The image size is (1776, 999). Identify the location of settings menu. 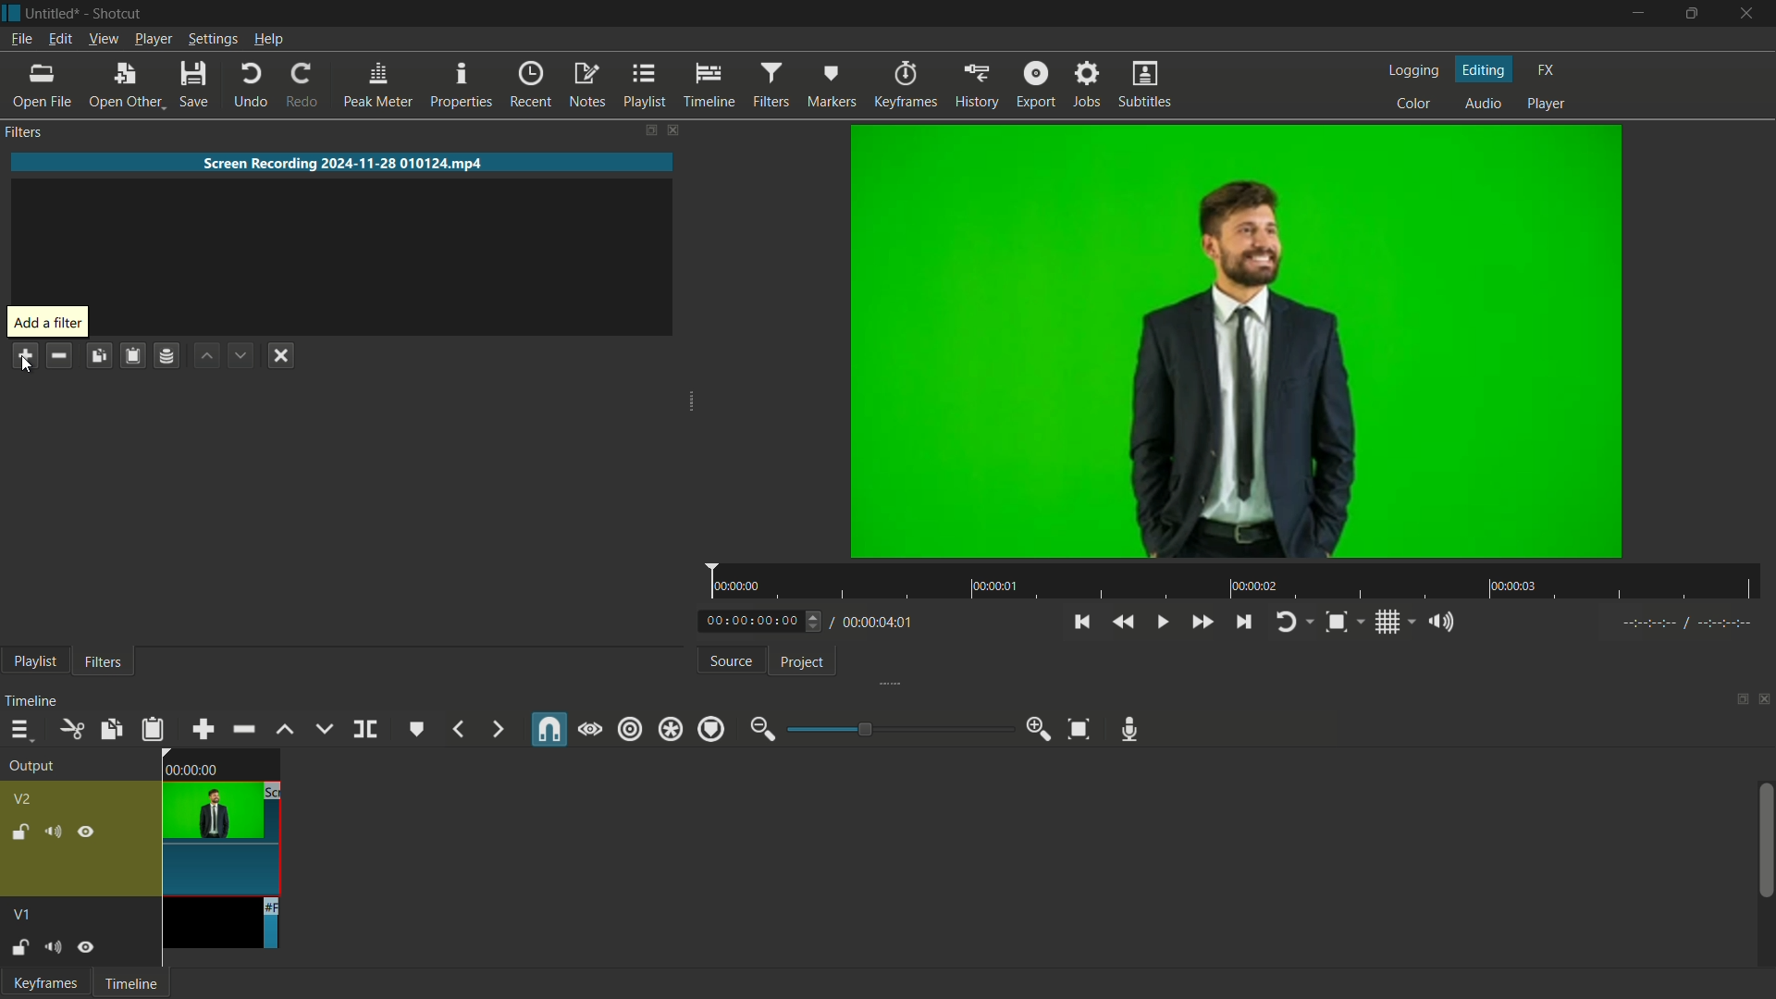
(212, 39).